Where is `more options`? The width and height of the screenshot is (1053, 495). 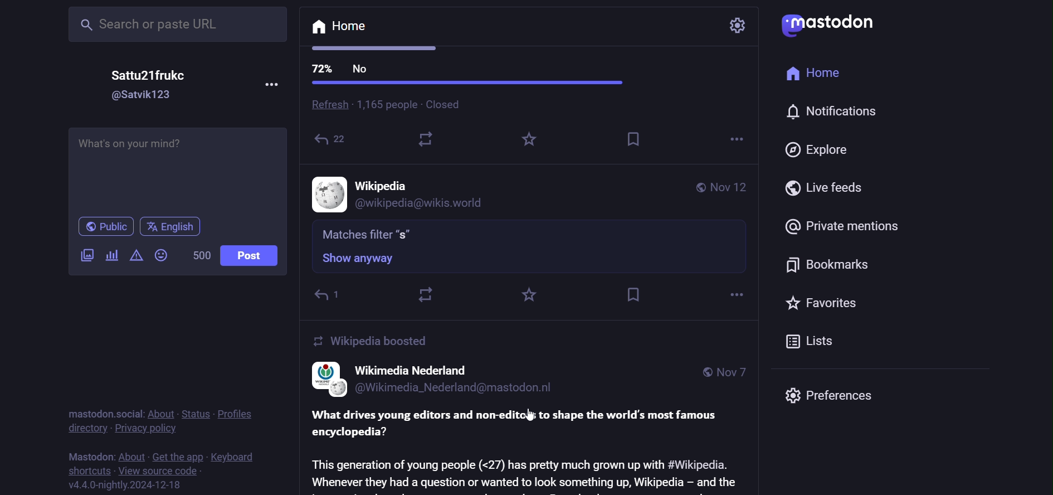
more options is located at coordinates (733, 293).